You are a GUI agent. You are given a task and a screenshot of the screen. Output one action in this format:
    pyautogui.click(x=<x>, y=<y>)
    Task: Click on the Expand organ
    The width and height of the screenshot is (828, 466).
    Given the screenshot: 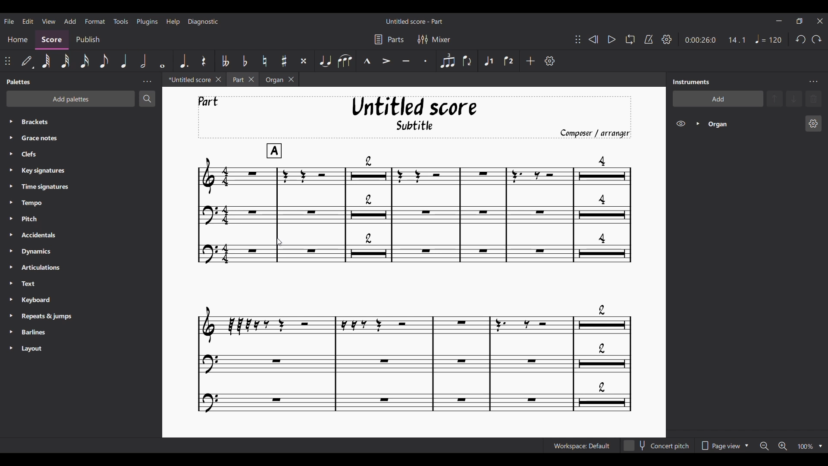 What is the action you would take?
    pyautogui.click(x=698, y=123)
    